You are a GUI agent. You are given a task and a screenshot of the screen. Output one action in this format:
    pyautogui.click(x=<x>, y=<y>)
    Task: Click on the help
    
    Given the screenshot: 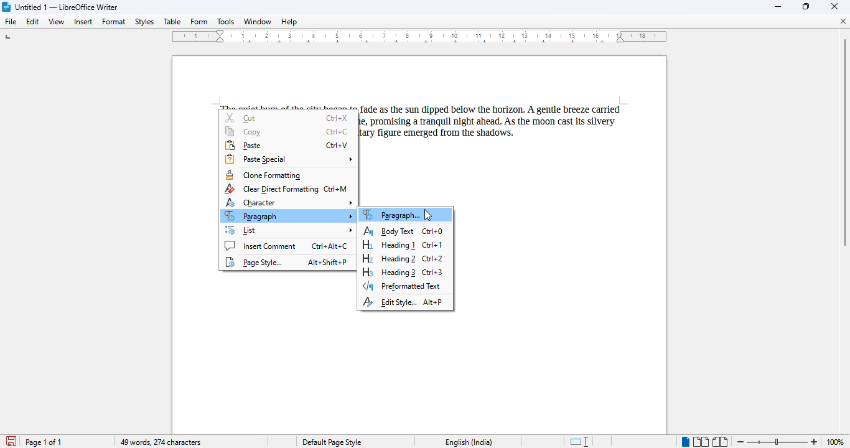 What is the action you would take?
    pyautogui.click(x=290, y=22)
    